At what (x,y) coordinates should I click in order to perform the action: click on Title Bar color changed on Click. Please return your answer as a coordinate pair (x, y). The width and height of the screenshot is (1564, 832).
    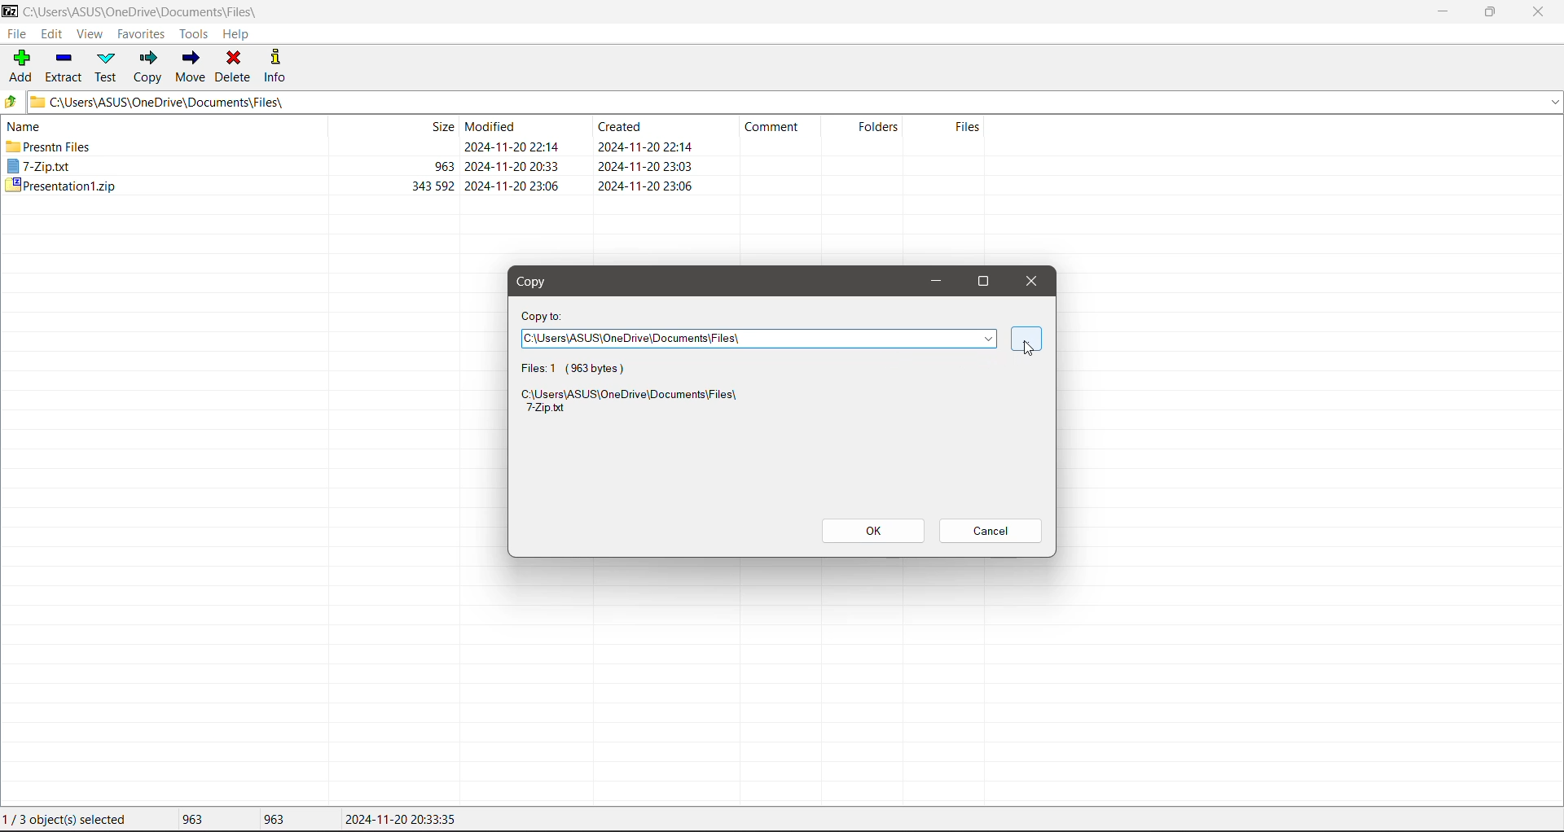
    Looking at the image, I should click on (565, 11).